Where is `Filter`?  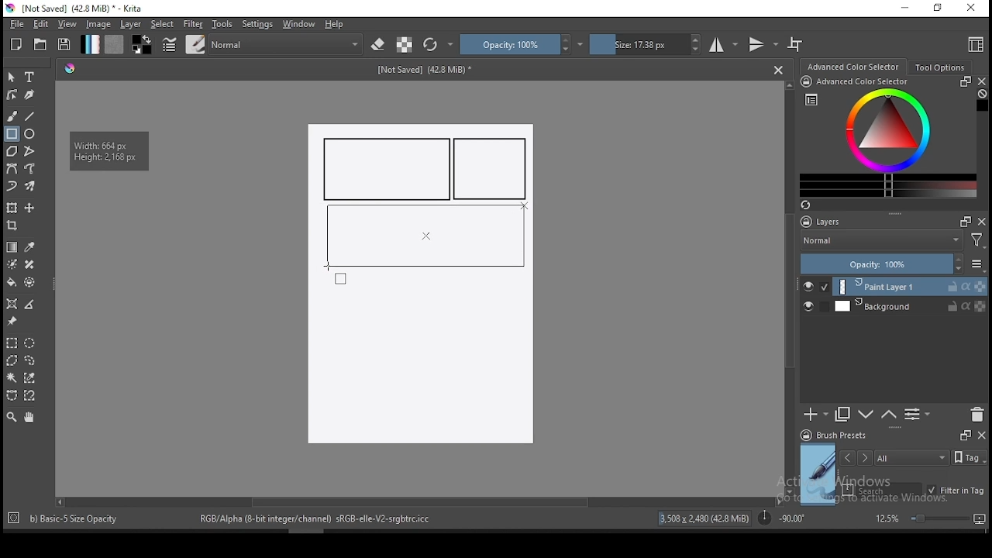 Filter is located at coordinates (977, 243).